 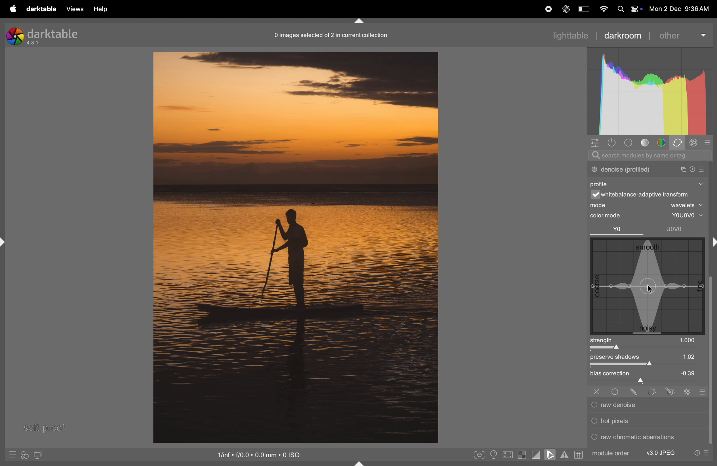 I want to click on darktable version, so click(x=43, y=35).